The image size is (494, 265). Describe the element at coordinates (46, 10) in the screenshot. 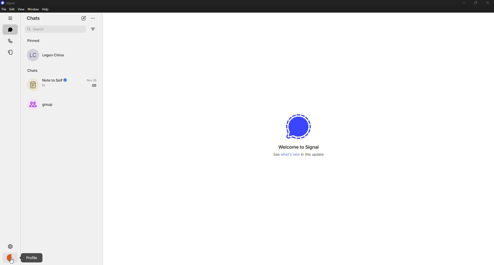

I see `help` at that location.